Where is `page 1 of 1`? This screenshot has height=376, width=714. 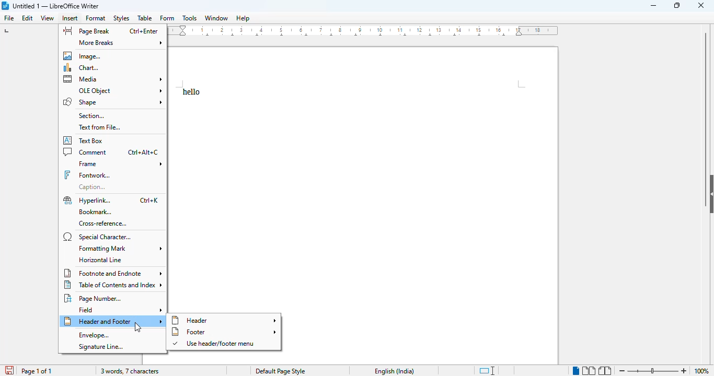
page 1 of 1 is located at coordinates (37, 371).